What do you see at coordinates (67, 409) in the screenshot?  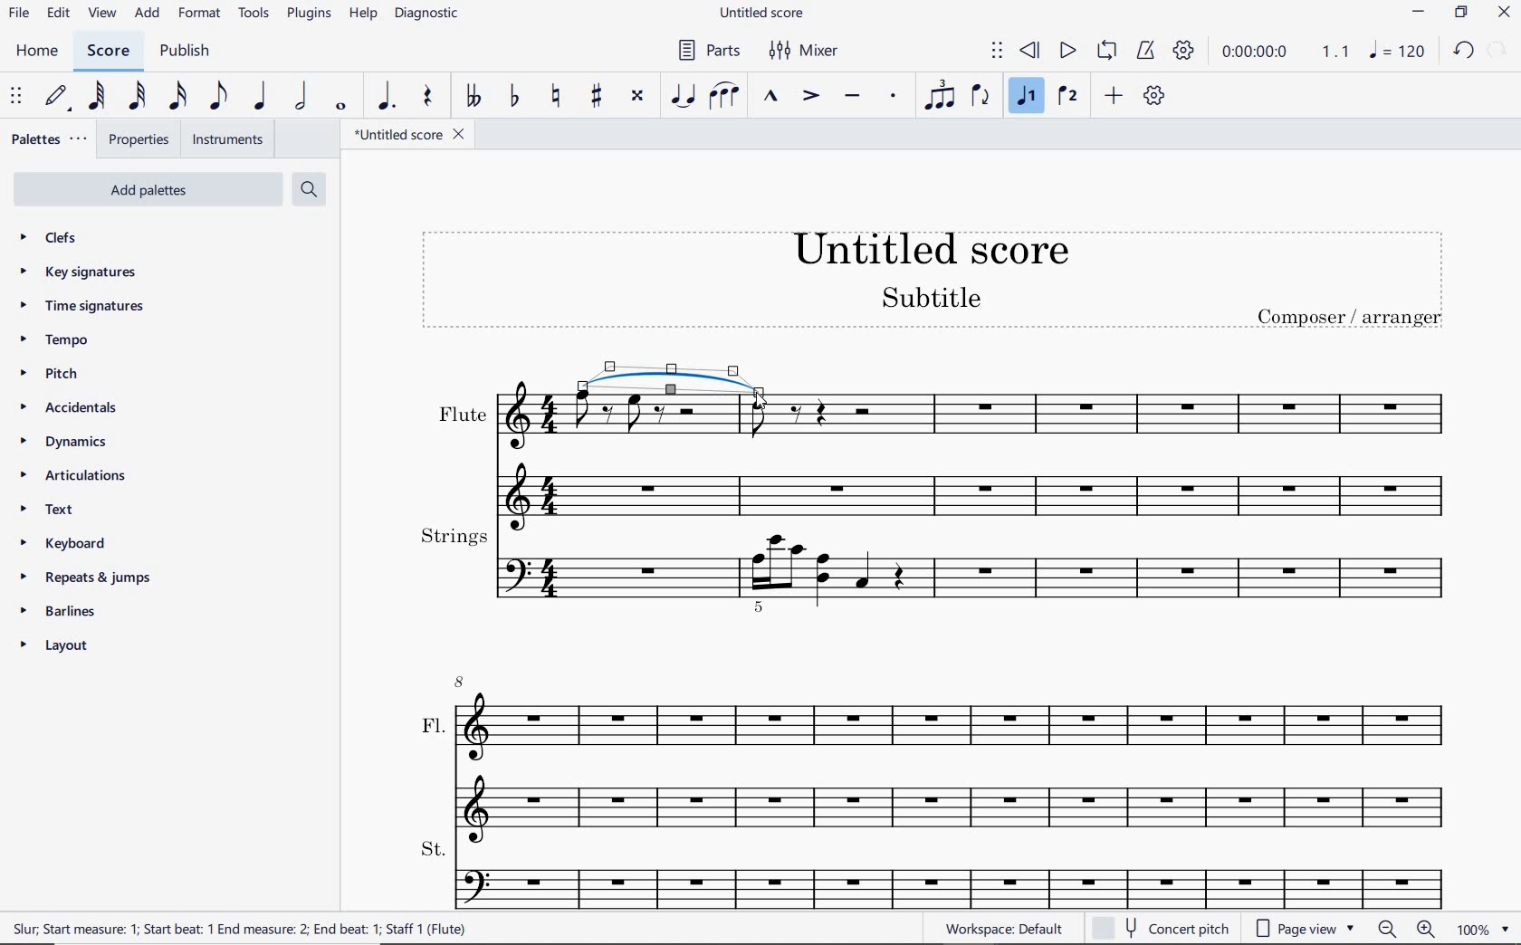 I see `accidentals` at bounding box center [67, 409].